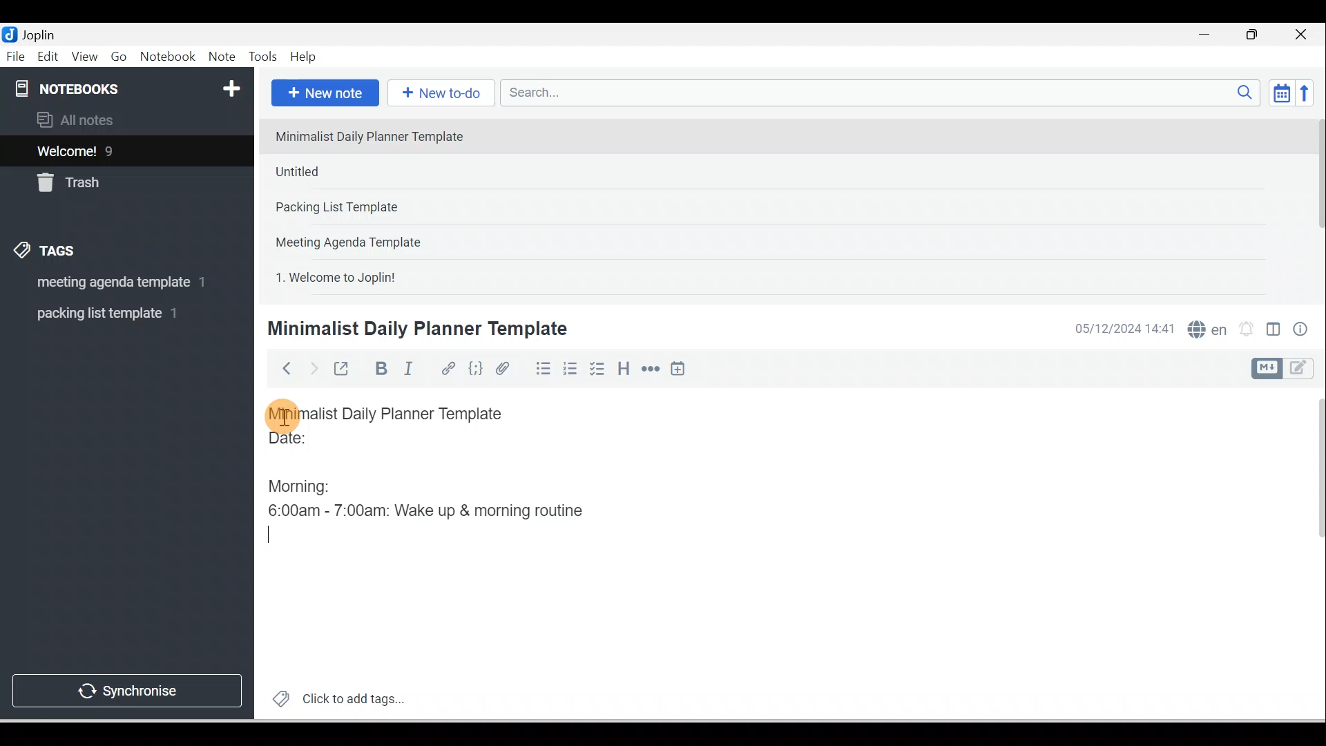  Describe the element at coordinates (126, 688) in the screenshot. I see `Synchronise` at that location.